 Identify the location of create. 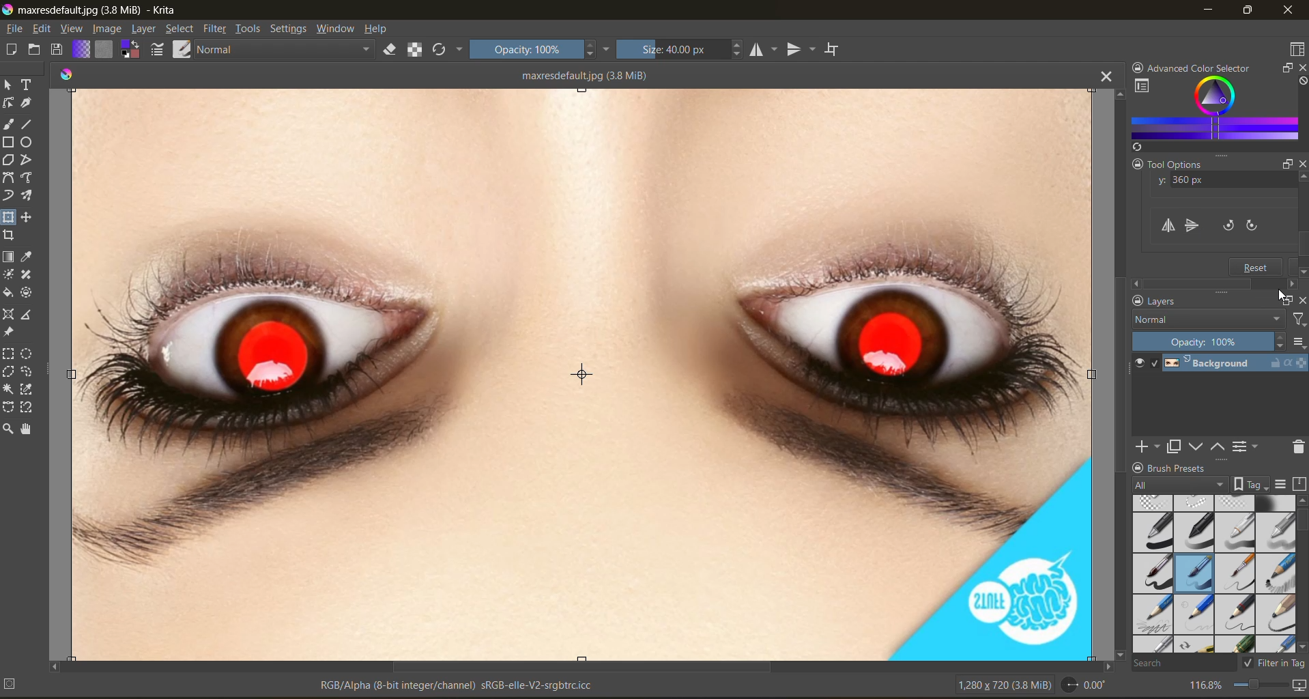
(12, 50).